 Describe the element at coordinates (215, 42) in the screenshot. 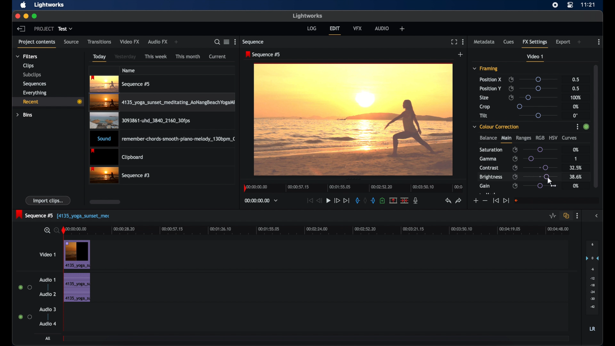

I see `search` at that location.